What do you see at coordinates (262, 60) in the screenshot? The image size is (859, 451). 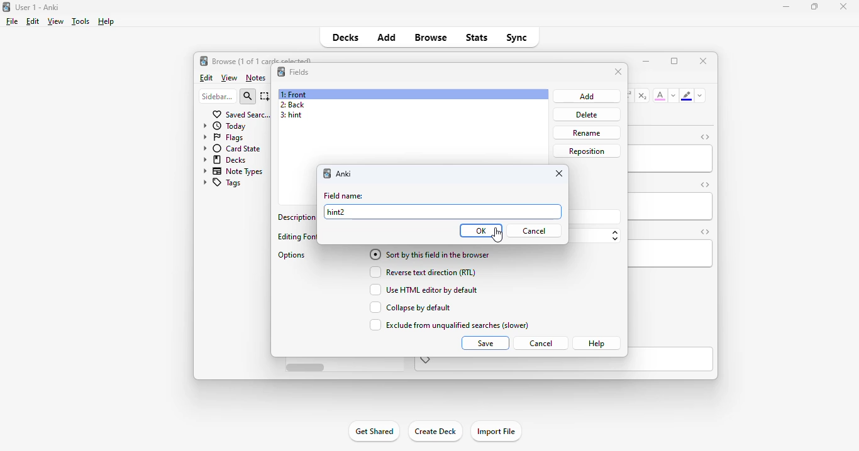 I see `browse (1 of 1 cards selected)` at bounding box center [262, 60].